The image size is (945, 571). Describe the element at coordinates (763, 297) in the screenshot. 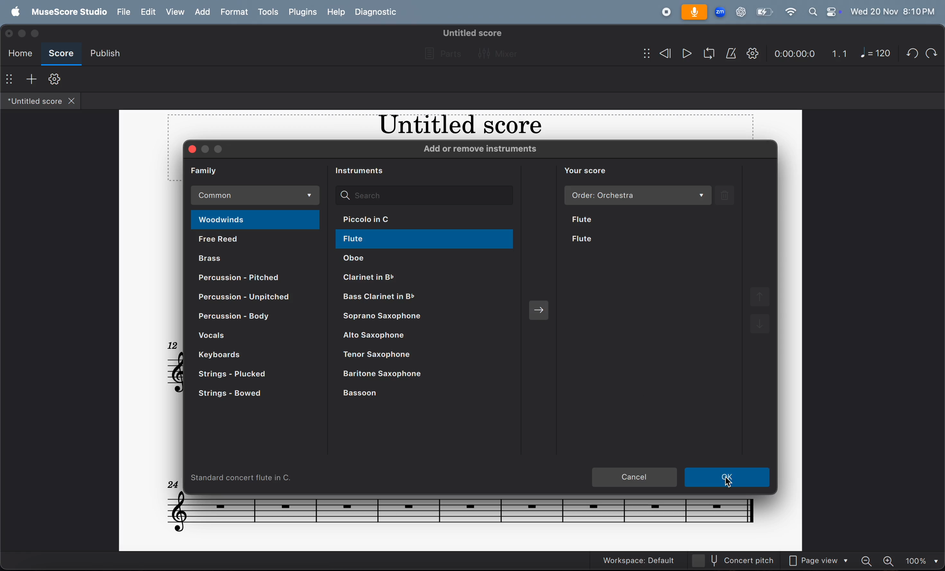

I see `move up` at that location.